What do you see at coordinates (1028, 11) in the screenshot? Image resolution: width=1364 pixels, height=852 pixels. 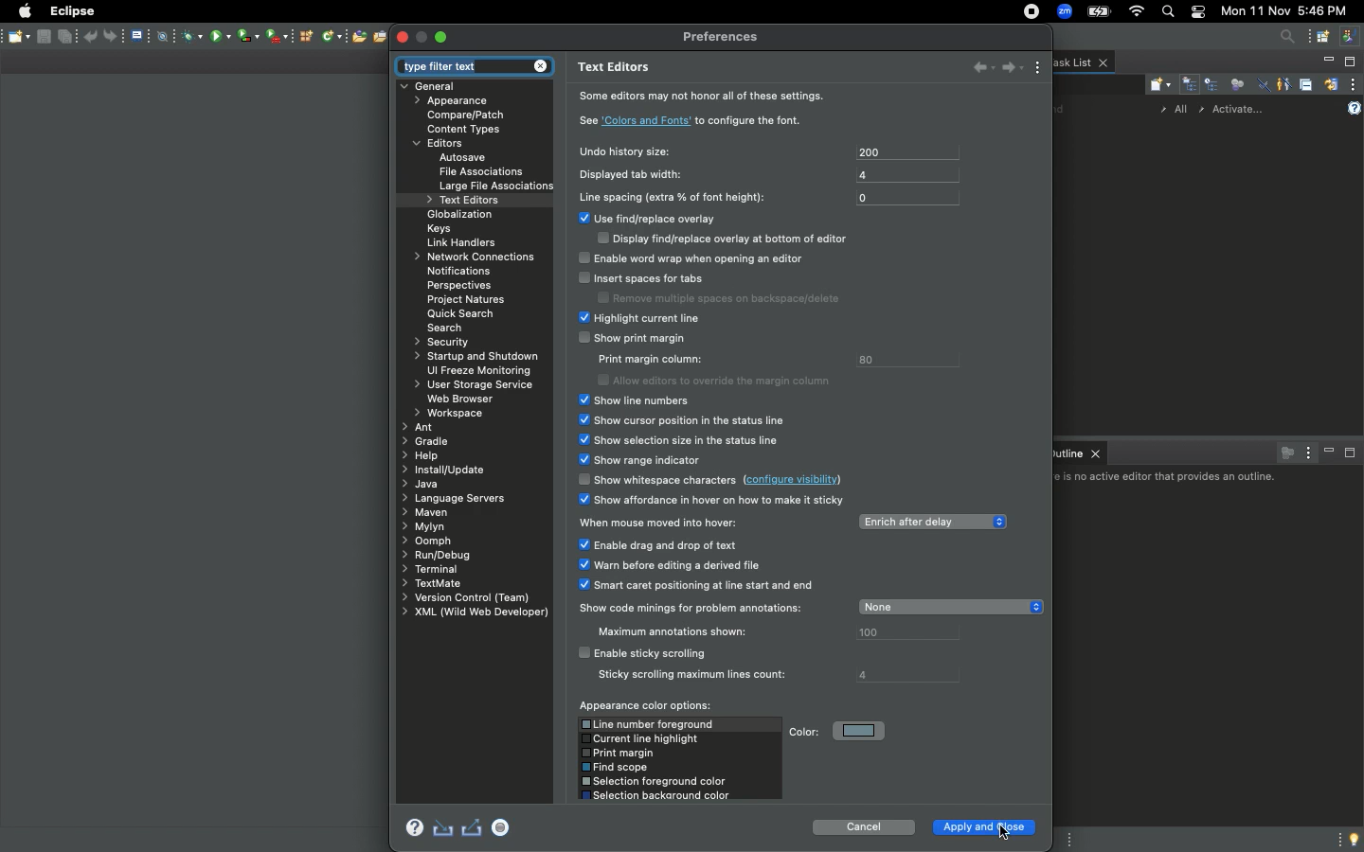 I see `Recording` at bounding box center [1028, 11].